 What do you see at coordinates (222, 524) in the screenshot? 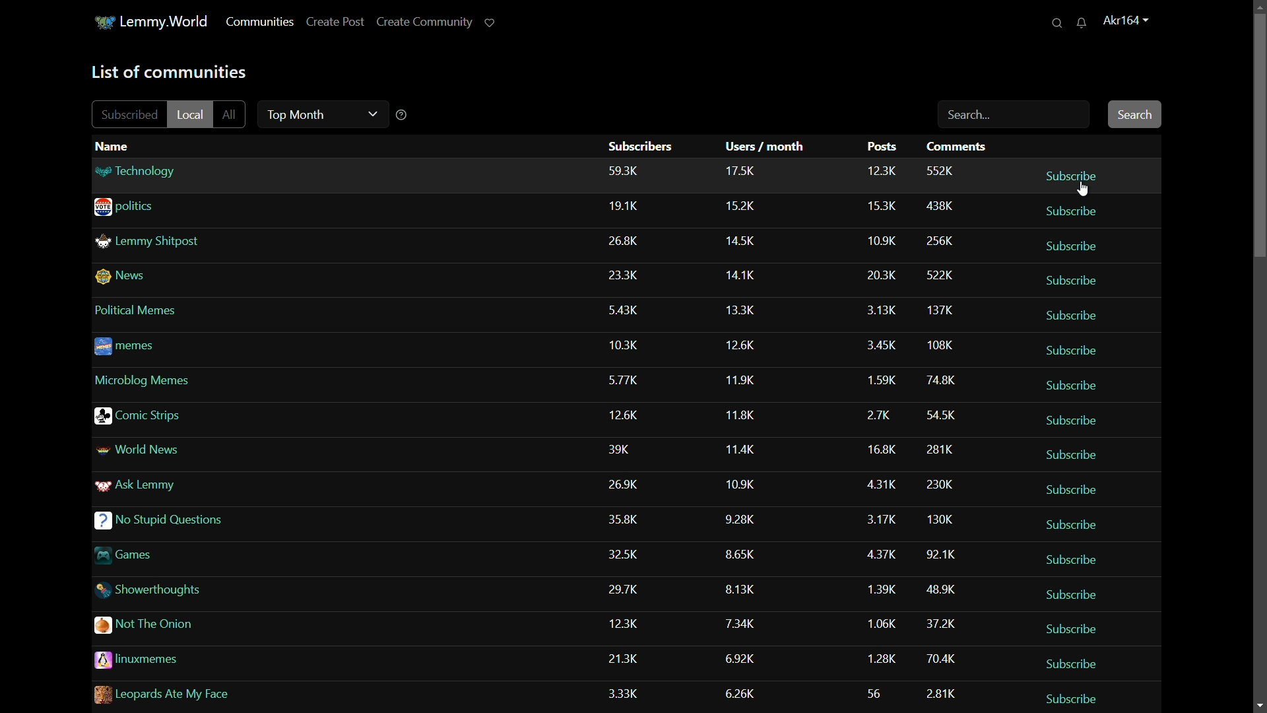
I see `` at bounding box center [222, 524].